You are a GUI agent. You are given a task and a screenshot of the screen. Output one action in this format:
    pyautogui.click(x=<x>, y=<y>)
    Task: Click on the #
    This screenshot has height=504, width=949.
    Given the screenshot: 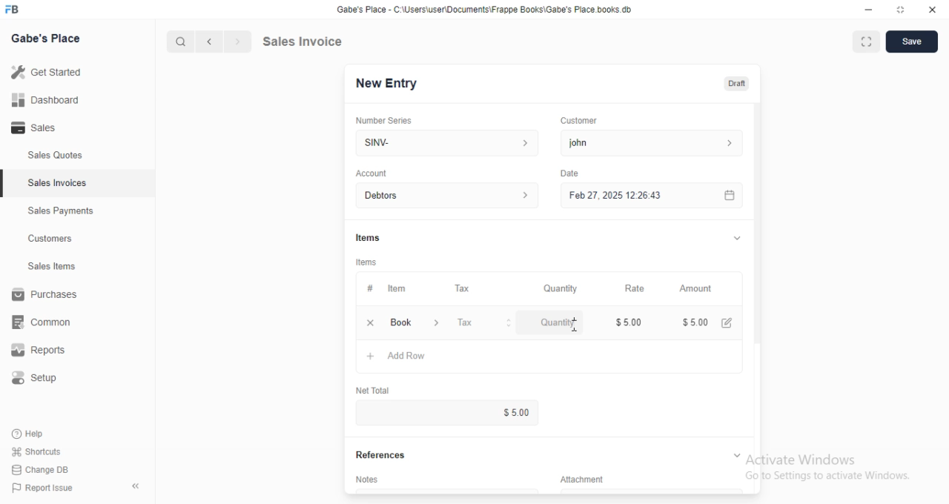 What is the action you would take?
    pyautogui.click(x=367, y=288)
    